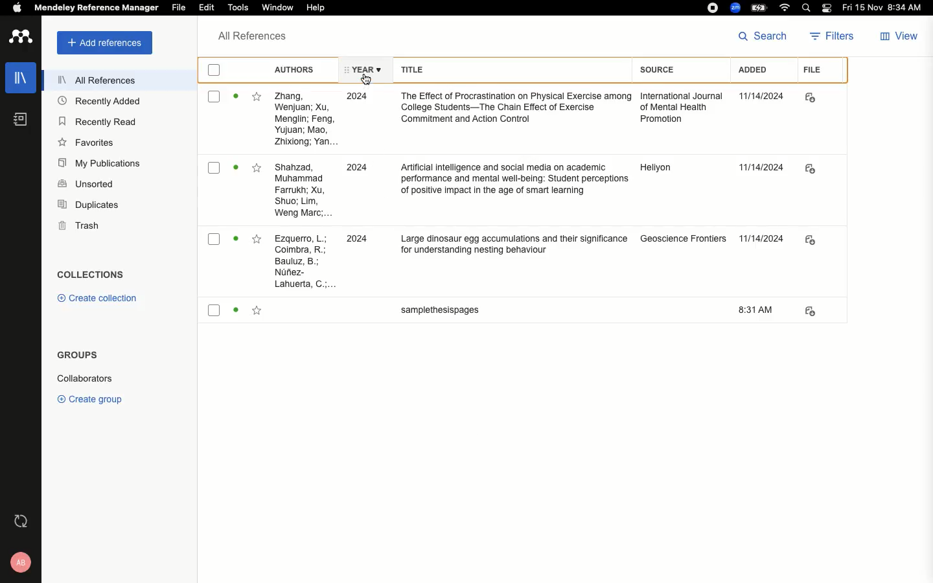 The image size is (933, 583). I want to click on Apple logo, so click(18, 8).